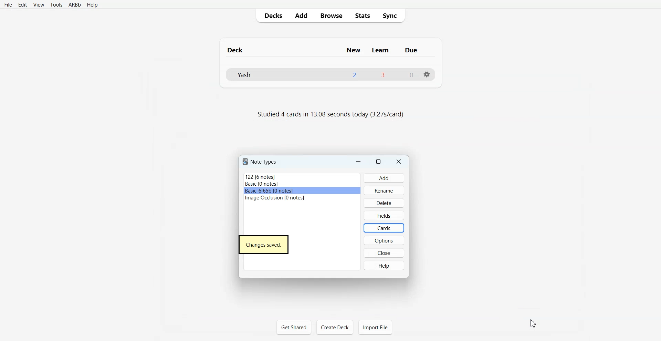 The height and width of the screenshot is (341, 661). I want to click on options, so click(386, 240).